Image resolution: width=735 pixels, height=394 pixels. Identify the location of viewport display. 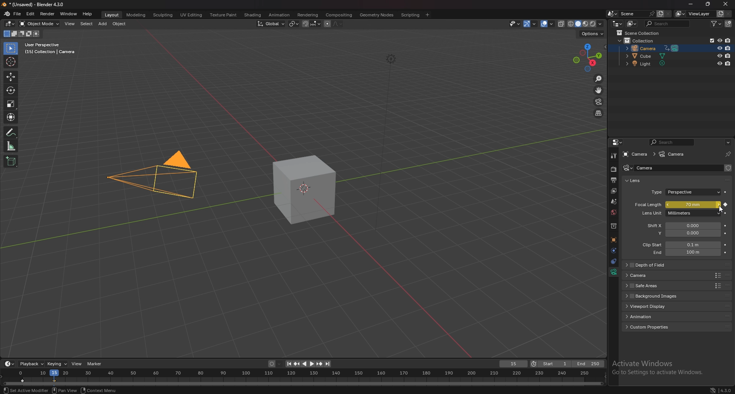
(659, 306).